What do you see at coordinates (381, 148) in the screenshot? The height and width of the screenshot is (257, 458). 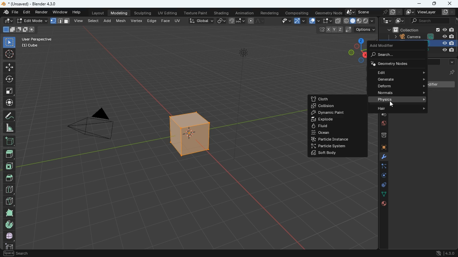 I see `cube` at bounding box center [381, 148].